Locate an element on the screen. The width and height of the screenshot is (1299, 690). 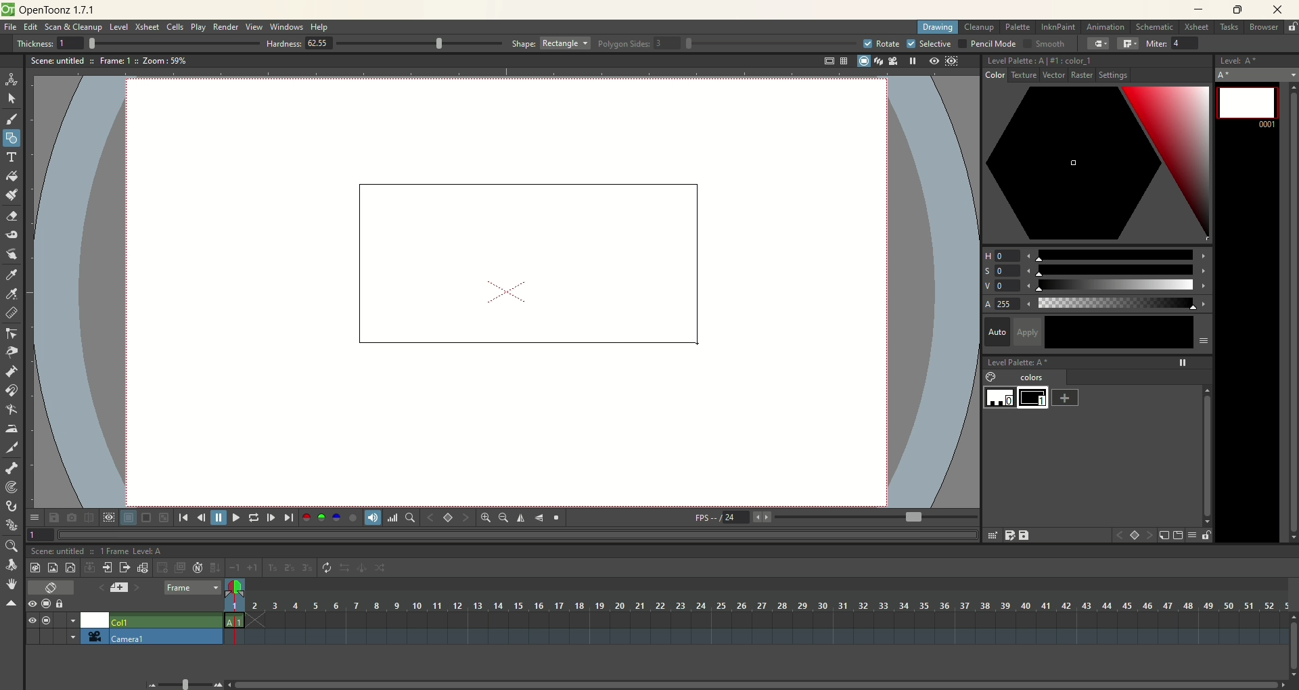
apply is located at coordinates (1112, 332).